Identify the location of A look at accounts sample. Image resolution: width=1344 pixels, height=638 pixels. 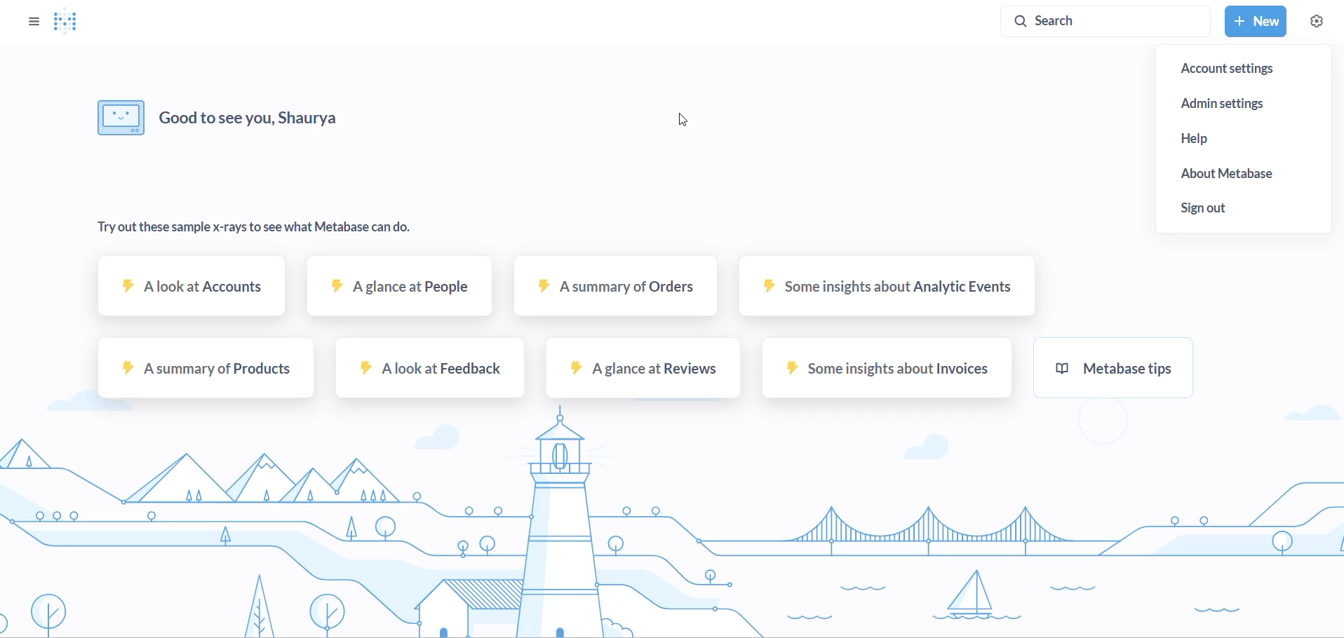
(193, 294).